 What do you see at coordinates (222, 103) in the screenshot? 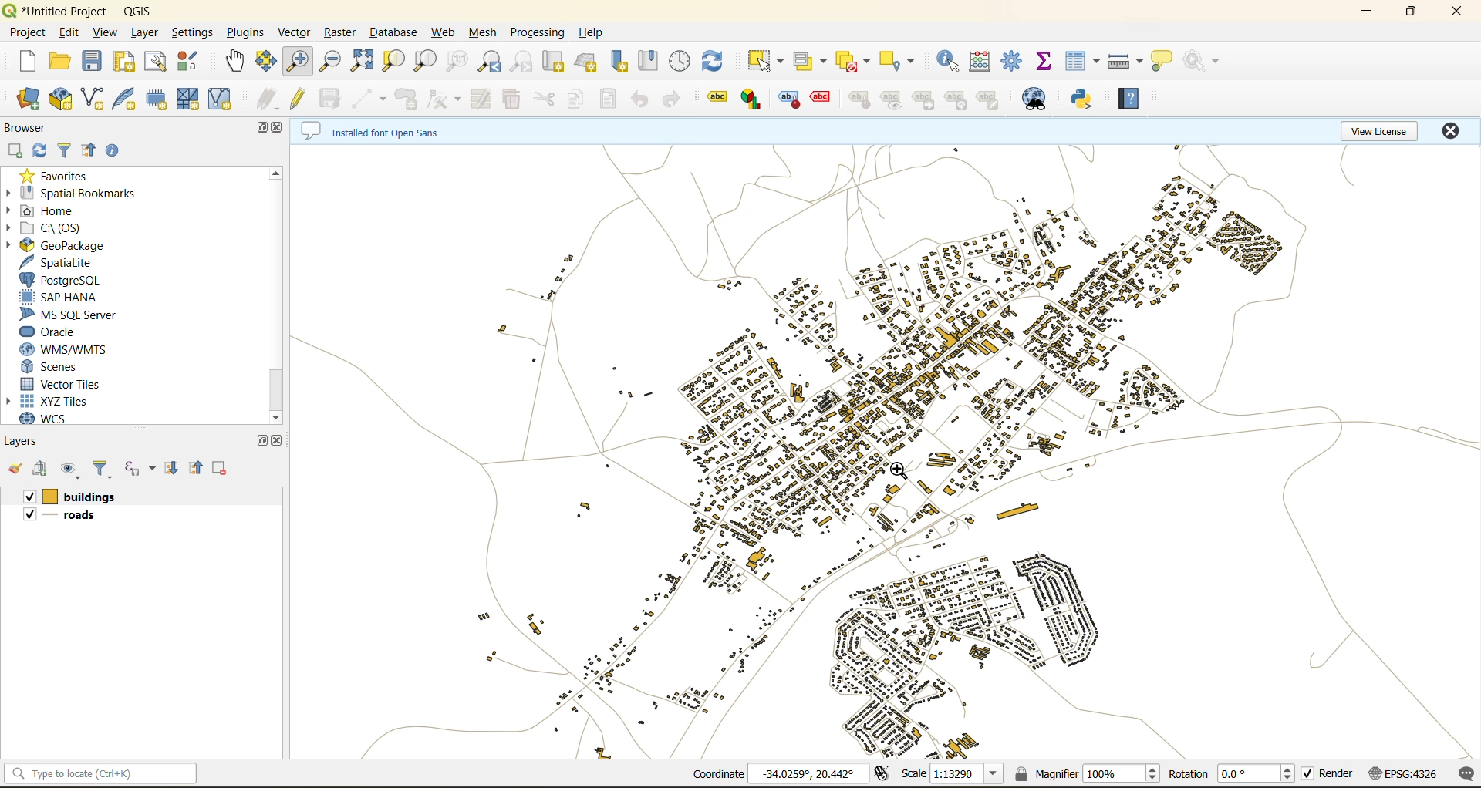
I see `new virtual layer` at bounding box center [222, 103].